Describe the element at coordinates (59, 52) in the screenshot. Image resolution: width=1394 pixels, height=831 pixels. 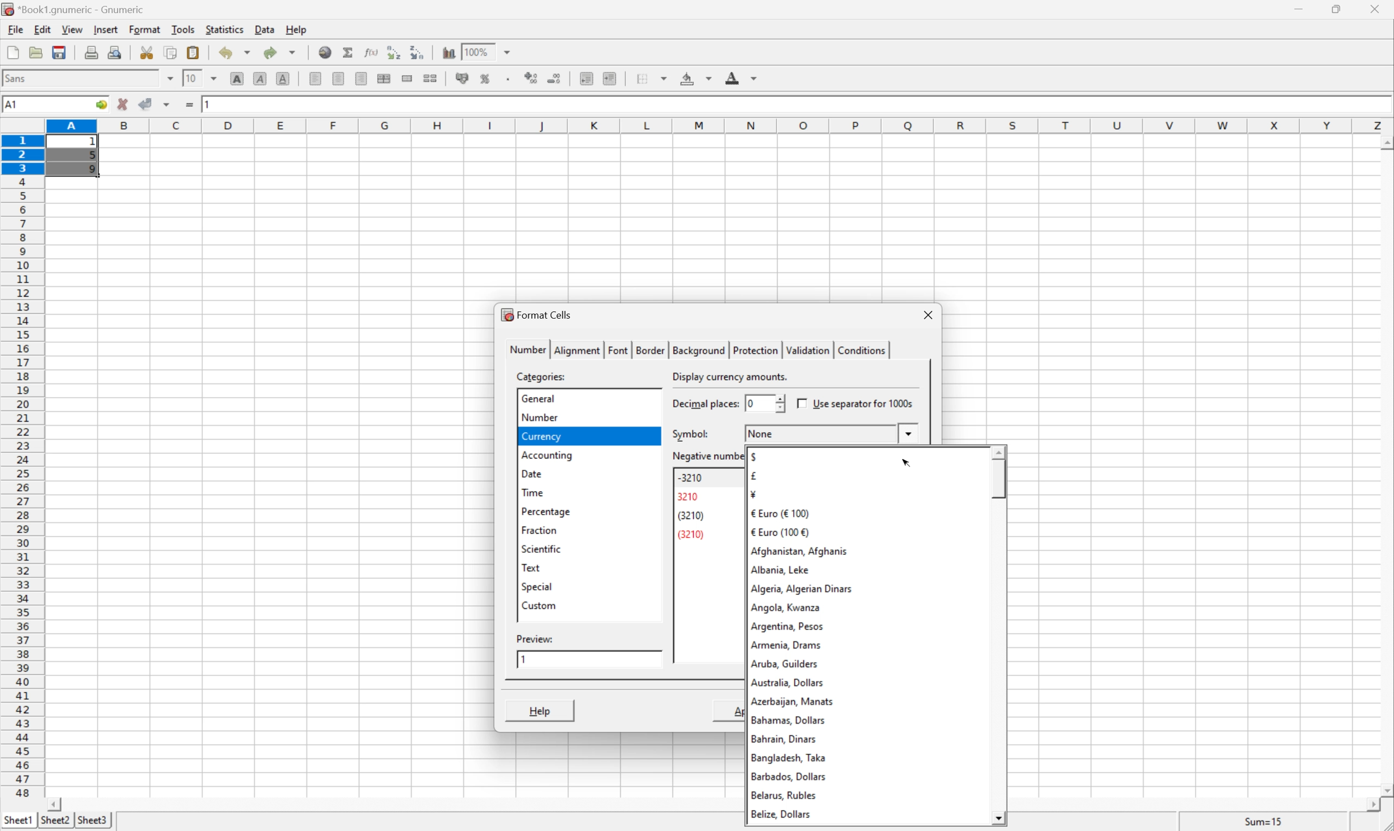
I see `save current workbook` at that location.